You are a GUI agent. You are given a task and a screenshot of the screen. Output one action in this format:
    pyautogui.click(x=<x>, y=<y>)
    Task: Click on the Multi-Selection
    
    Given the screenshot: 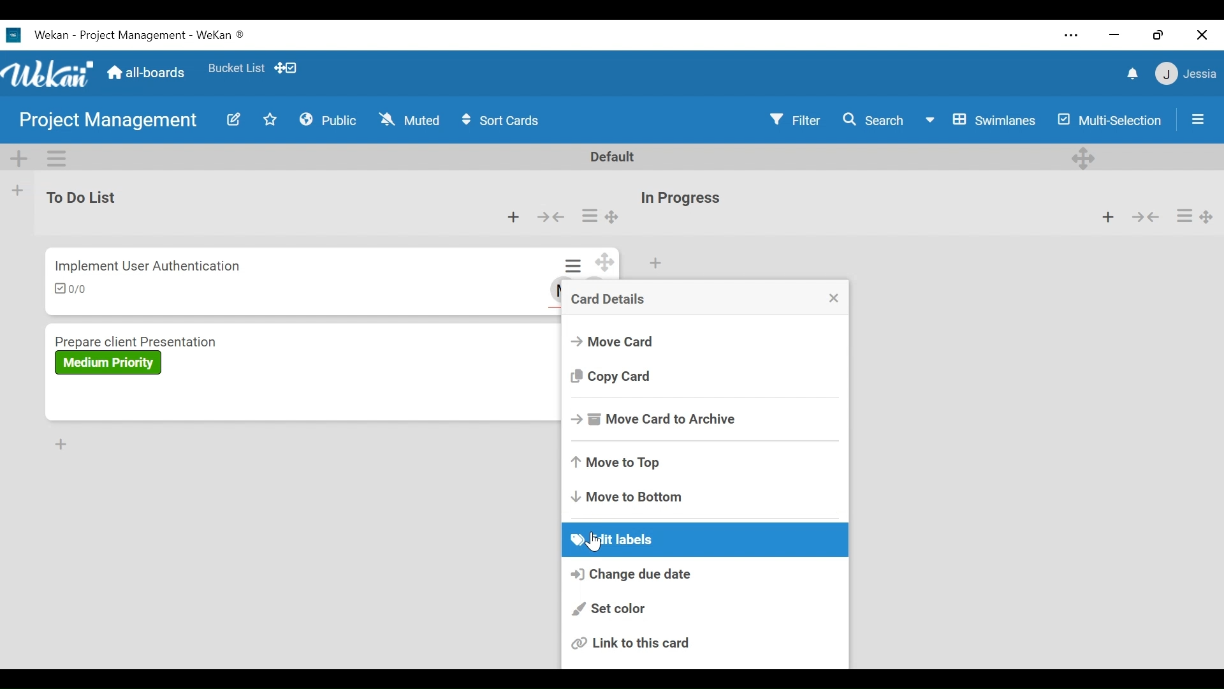 What is the action you would take?
    pyautogui.click(x=1111, y=120)
    